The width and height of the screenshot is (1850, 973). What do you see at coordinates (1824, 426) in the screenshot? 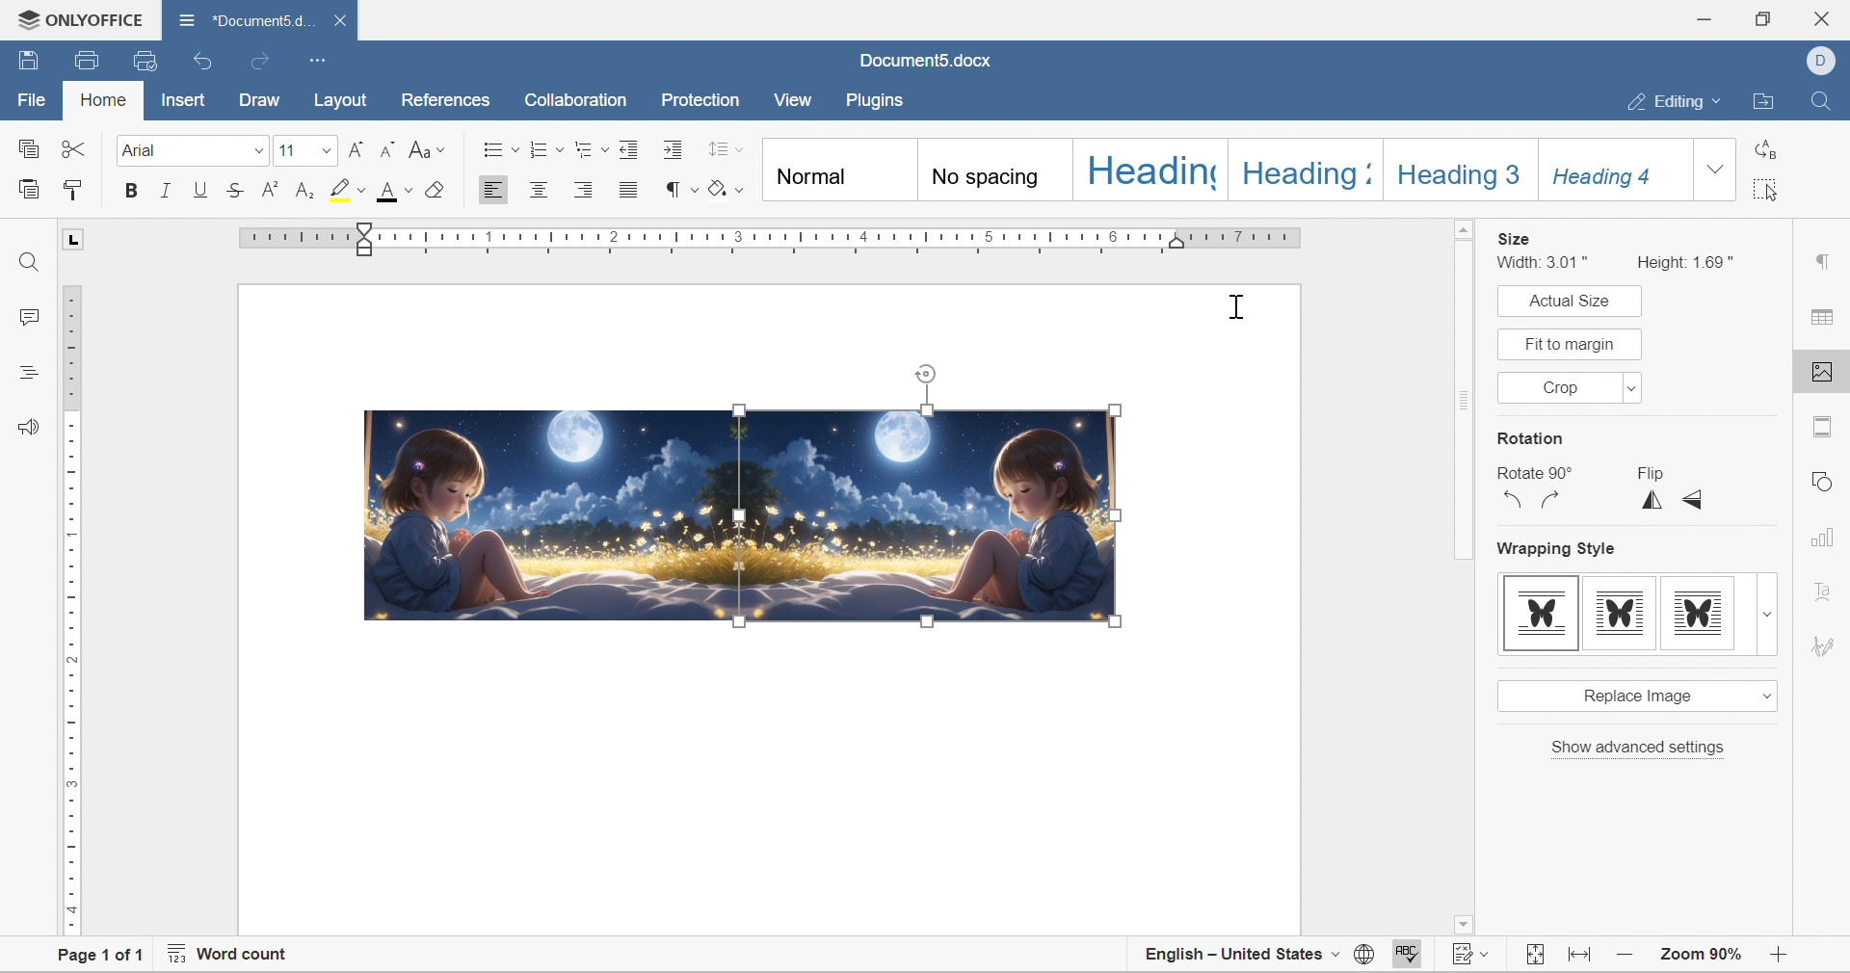
I see `header and foot settings` at bounding box center [1824, 426].